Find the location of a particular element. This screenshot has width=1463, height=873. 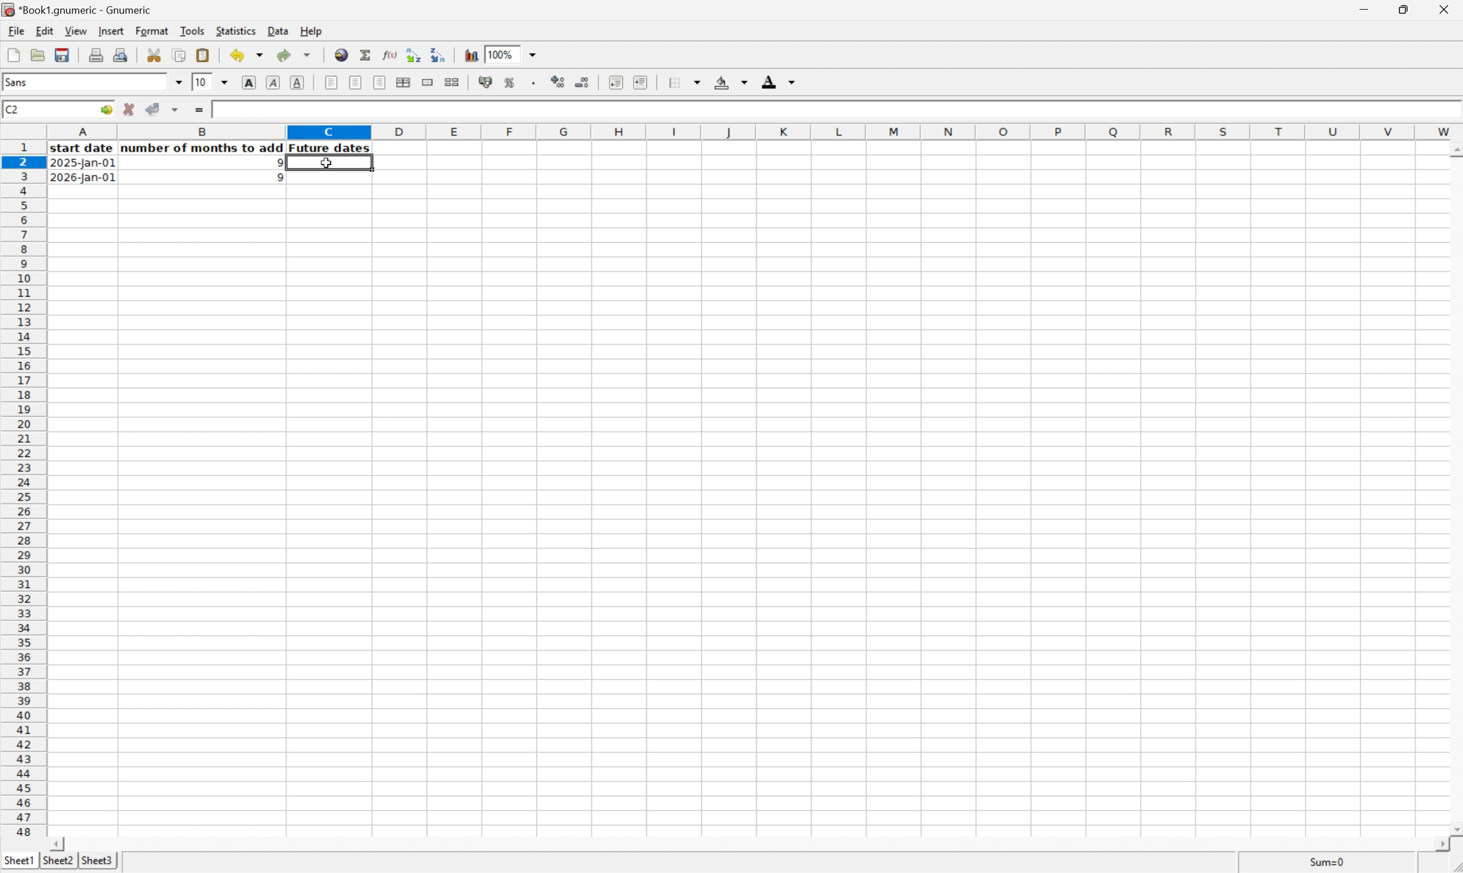

Foreground is located at coordinates (780, 81).